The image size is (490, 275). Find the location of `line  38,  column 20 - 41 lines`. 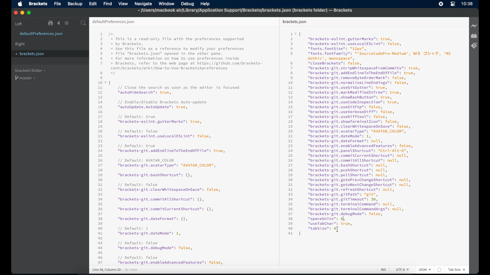

line  38,  column 20 - 41 lines is located at coordinates (115, 270).